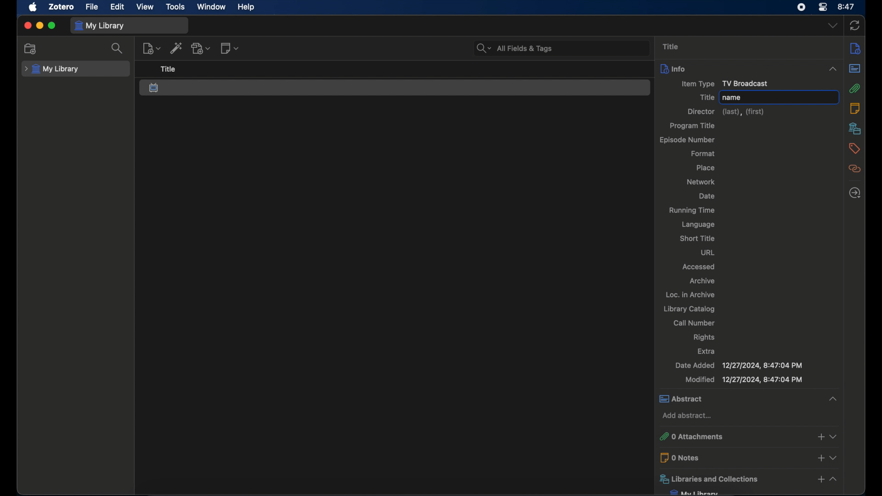 This screenshot has width=882, height=496. I want to click on language, so click(697, 225).